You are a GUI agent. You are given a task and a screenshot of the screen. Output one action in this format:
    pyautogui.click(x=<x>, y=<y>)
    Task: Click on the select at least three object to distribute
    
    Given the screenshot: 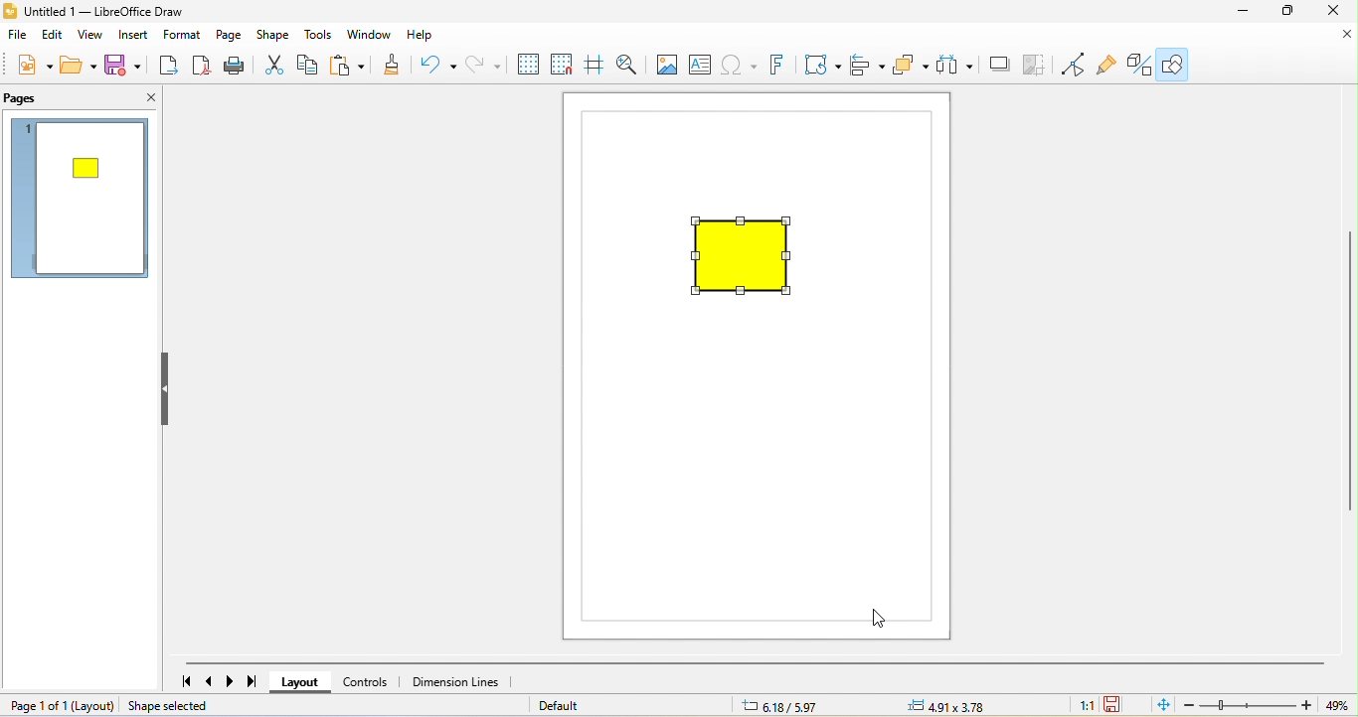 What is the action you would take?
    pyautogui.click(x=957, y=66)
    